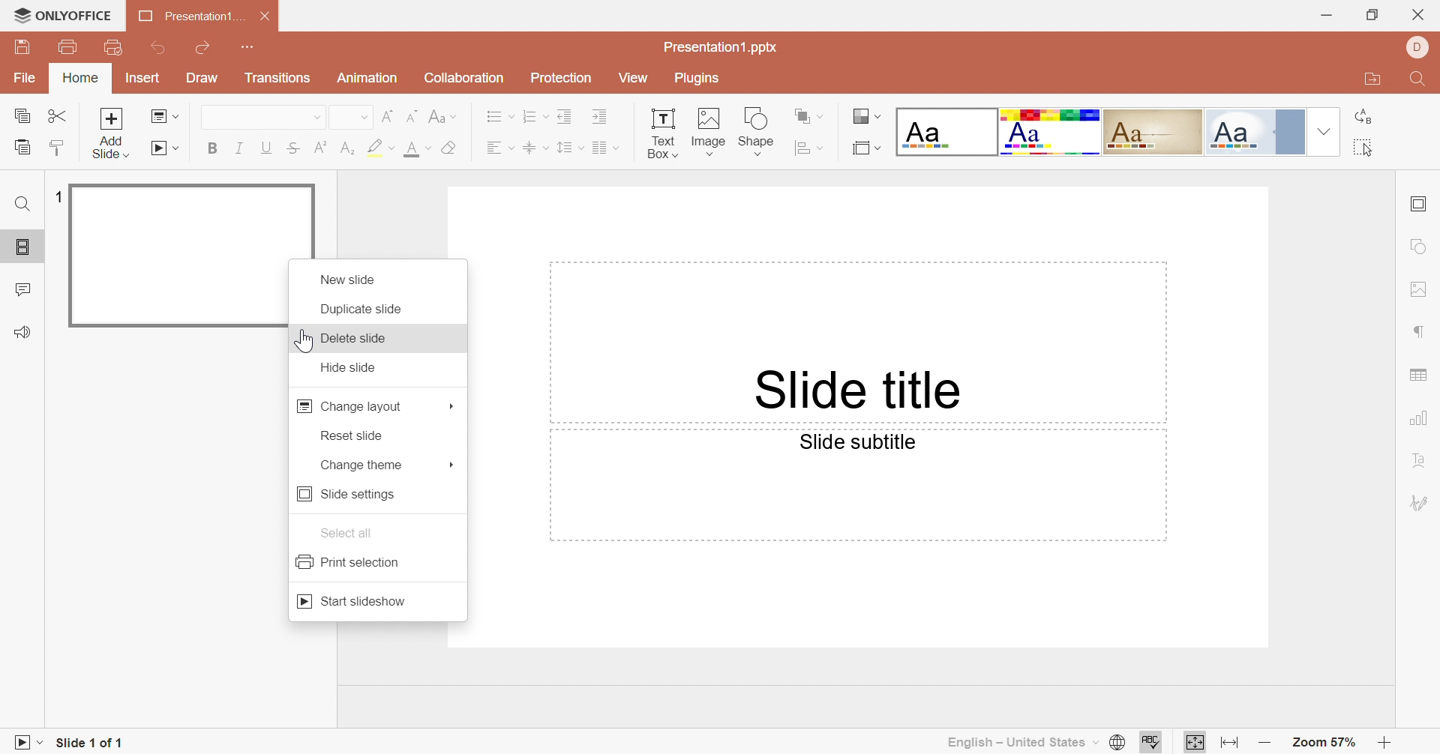 The width and height of the screenshot is (1440, 754). I want to click on Change case, so click(436, 116).